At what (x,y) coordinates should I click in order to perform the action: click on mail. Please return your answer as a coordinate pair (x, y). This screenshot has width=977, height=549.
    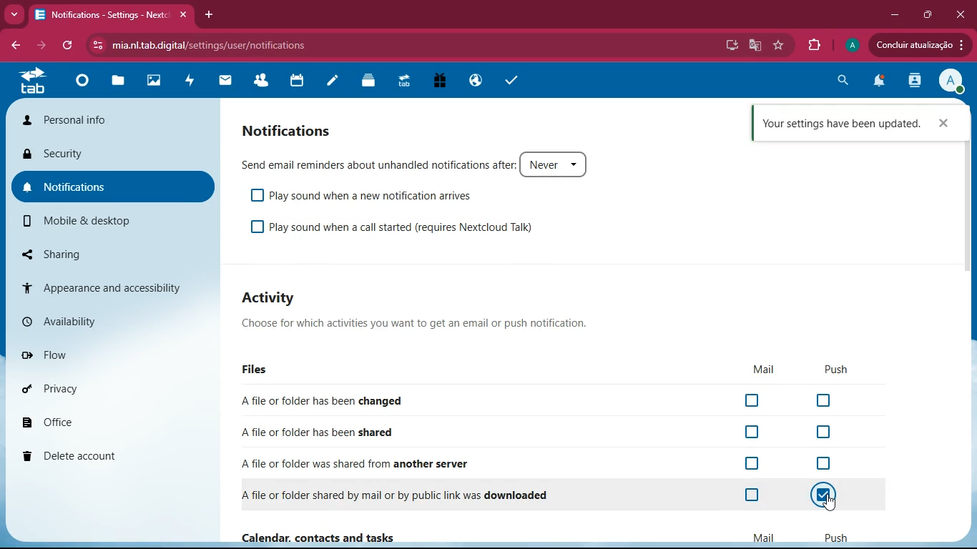
    Looking at the image, I should click on (770, 370).